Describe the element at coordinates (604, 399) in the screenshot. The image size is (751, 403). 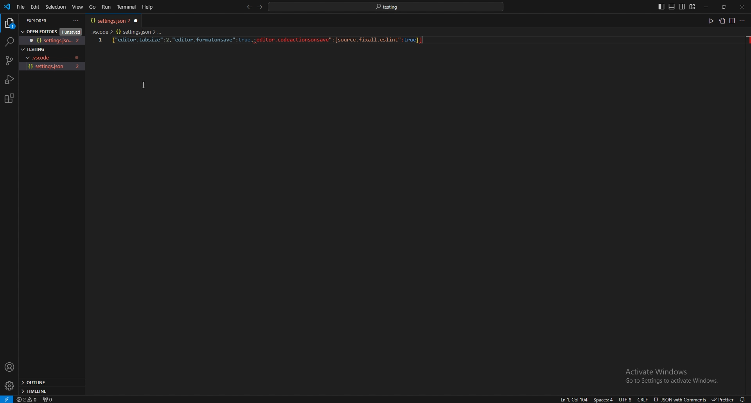
I see `space` at that location.